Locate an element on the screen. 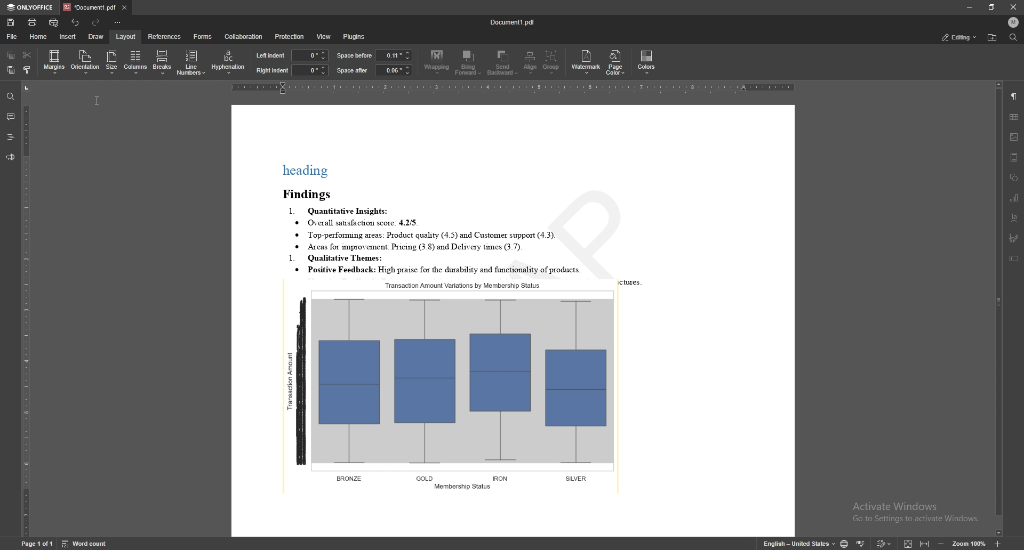 This screenshot has width=1024, height=550. space before is located at coordinates (354, 55).